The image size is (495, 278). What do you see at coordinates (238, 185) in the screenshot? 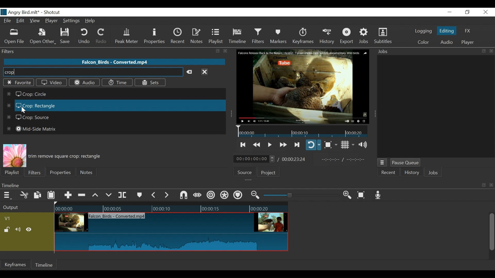
I see `Timeline` at bounding box center [238, 185].